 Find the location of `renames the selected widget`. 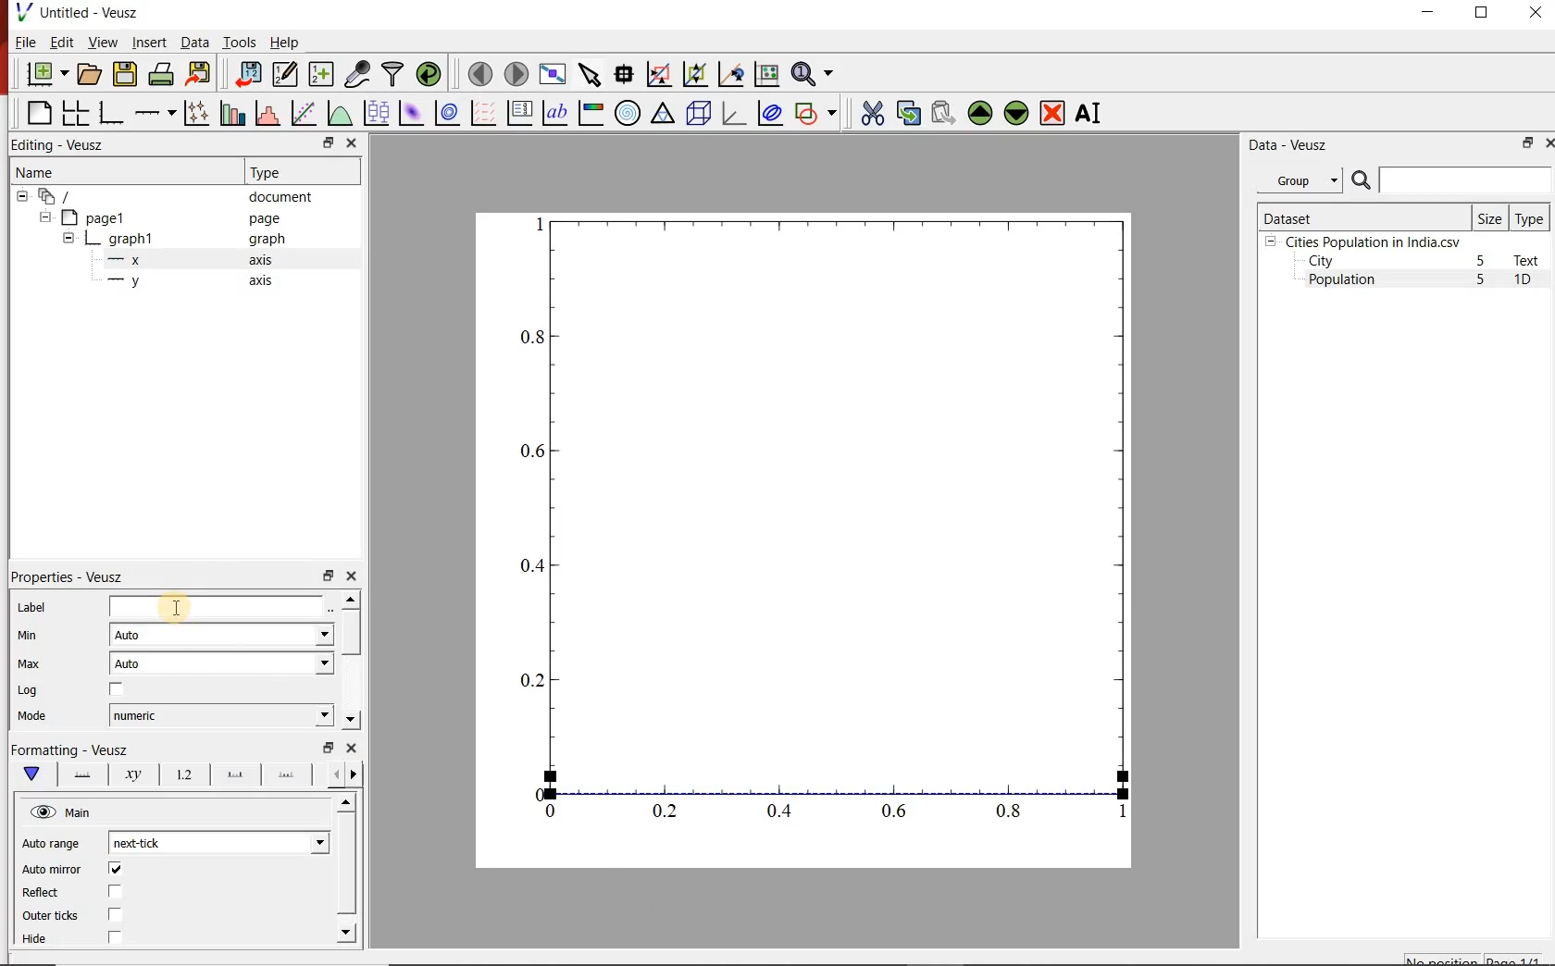

renames the selected widget is located at coordinates (1089, 113).